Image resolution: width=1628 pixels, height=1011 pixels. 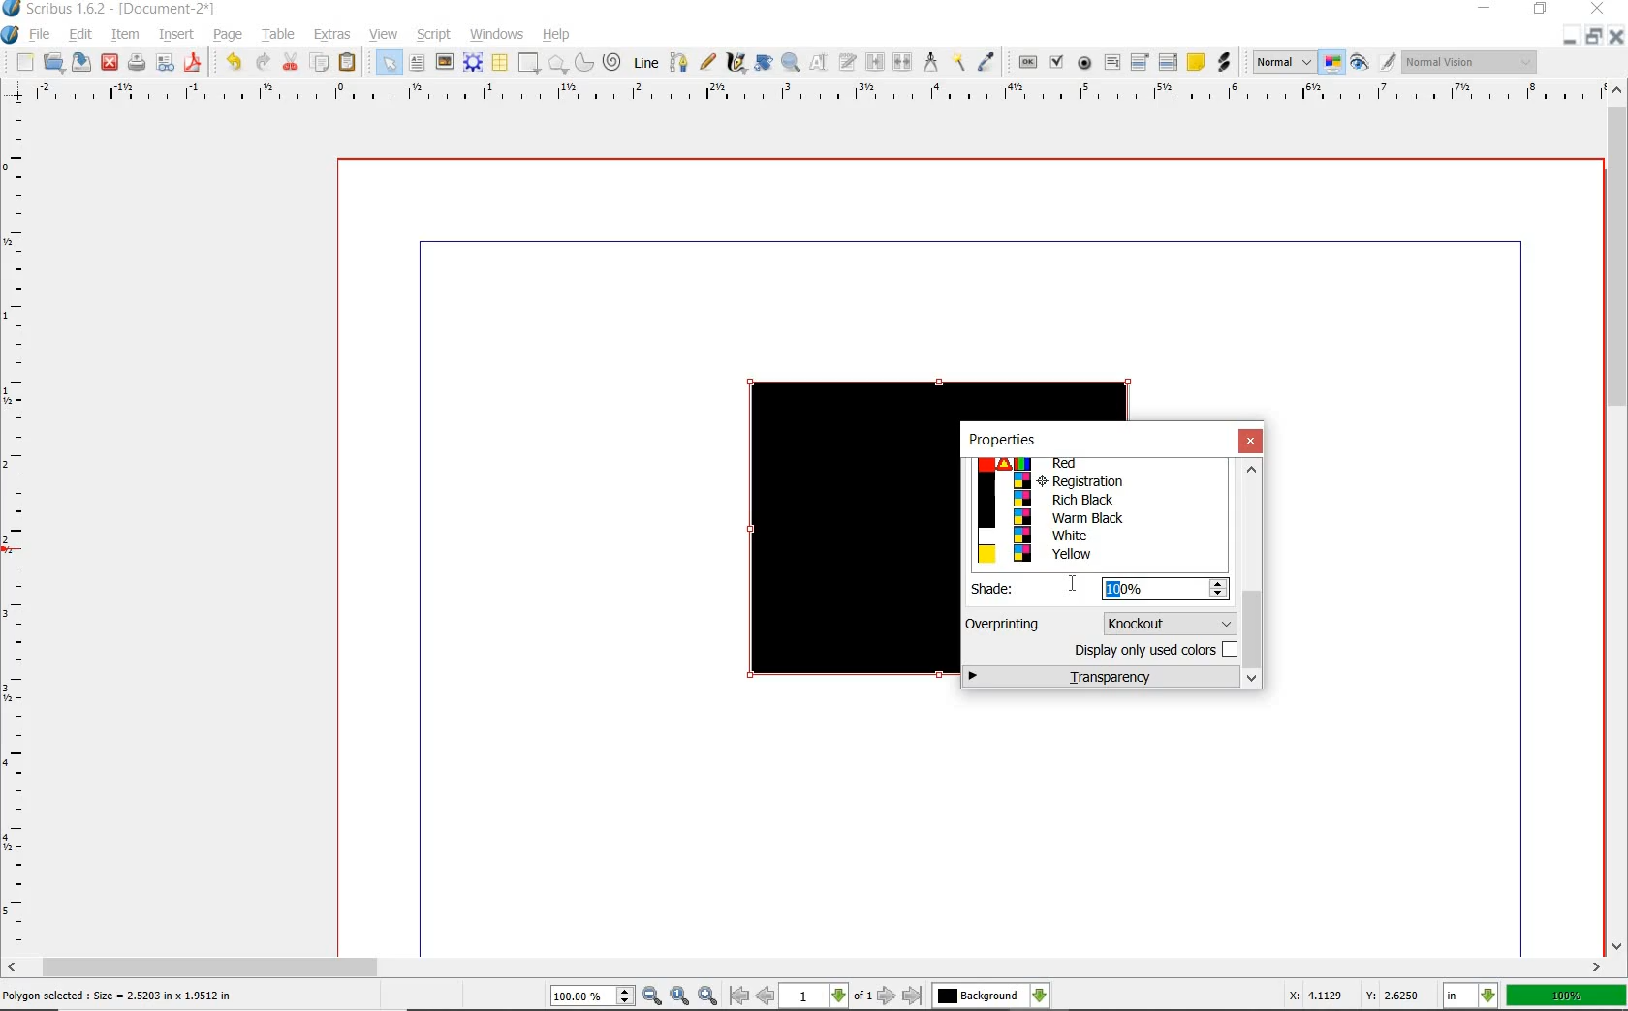 I want to click on item, so click(x=127, y=34).